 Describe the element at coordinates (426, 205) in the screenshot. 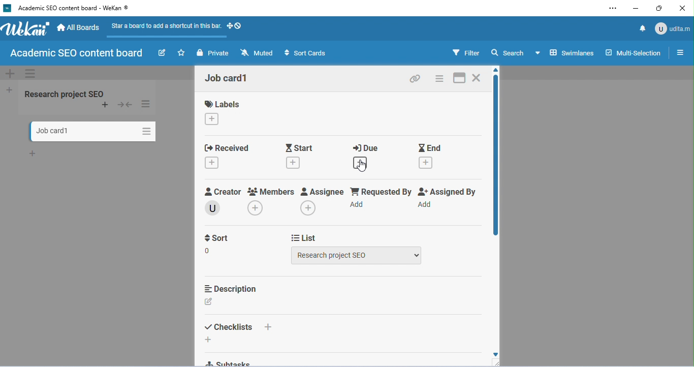

I see `add assigner` at that location.